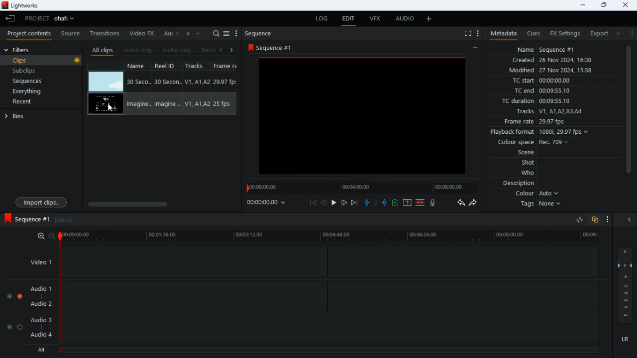 This screenshot has width=637, height=358. I want to click on videos, so click(105, 103).